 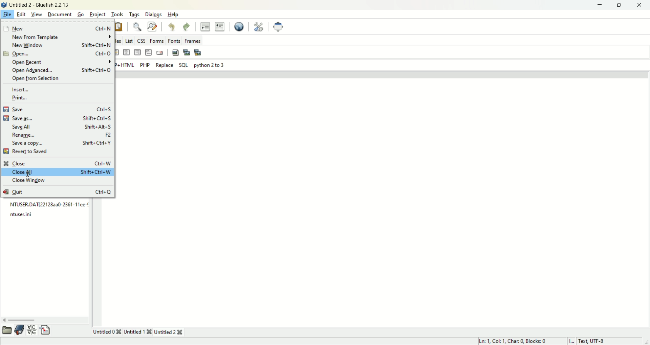 What do you see at coordinates (174, 15) in the screenshot?
I see `help` at bounding box center [174, 15].